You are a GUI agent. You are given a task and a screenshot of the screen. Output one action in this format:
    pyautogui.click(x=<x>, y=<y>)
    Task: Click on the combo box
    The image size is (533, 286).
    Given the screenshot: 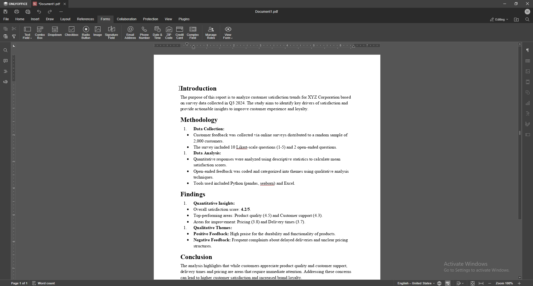 What is the action you would take?
    pyautogui.click(x=40, y=32)
    